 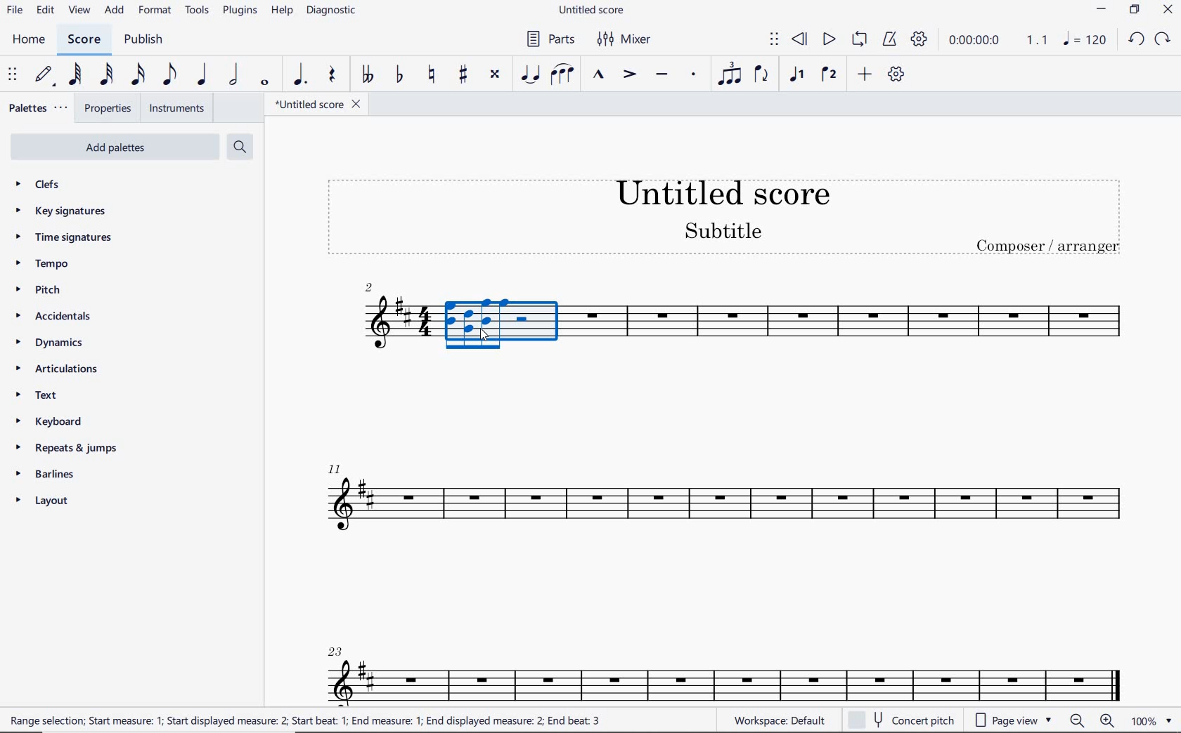 What do you see at coordinates (1013, 721) in the screenshot?
I see `page view` at bounding box center [1013, 721].